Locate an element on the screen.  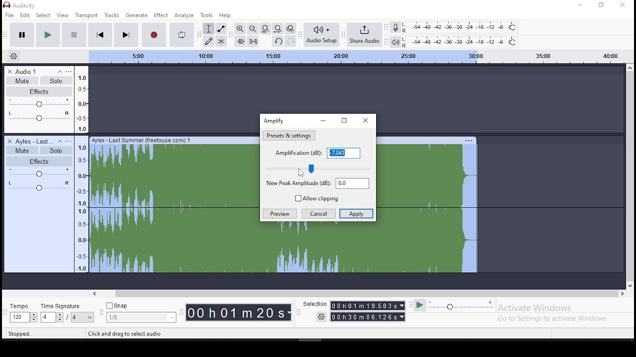
restore is located at coordinates (344, 120).